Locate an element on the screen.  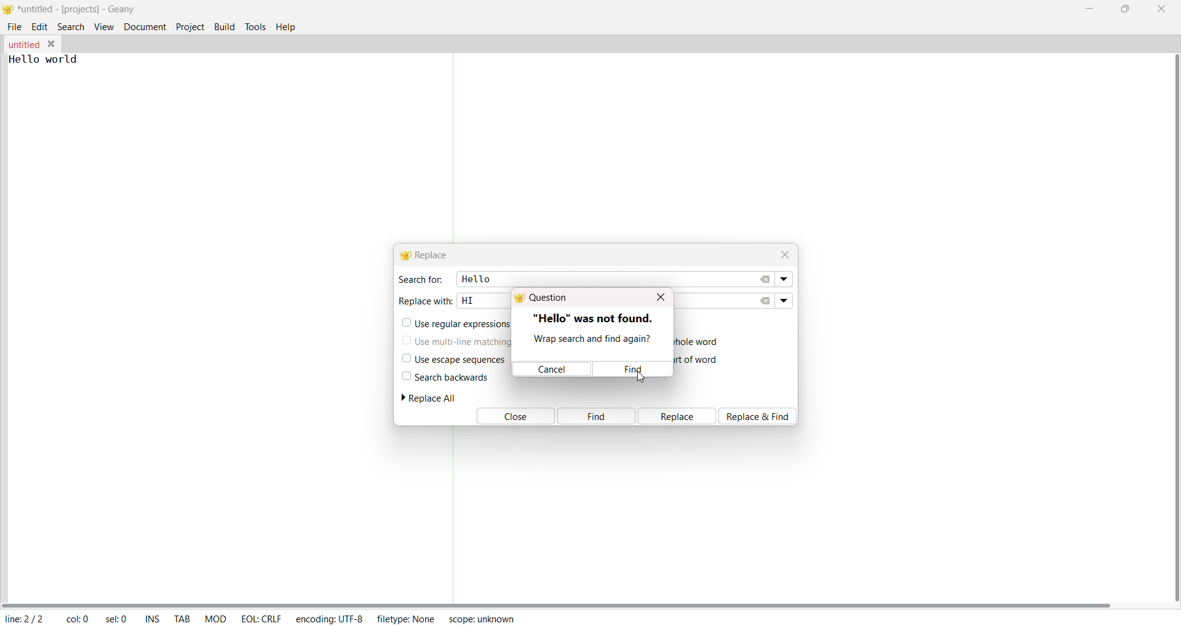
use escape sequences is located at coordinates (451, 359).